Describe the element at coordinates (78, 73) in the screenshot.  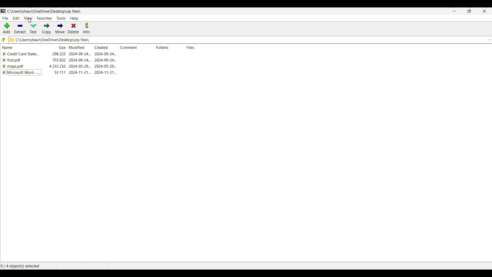
I see `modification date` at that location.